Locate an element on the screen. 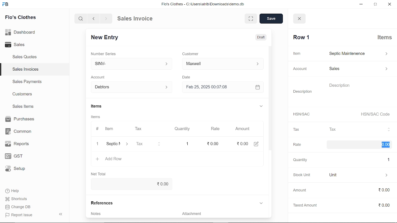 Image resolution: width=397 pixels, height=223 pixels. HSNISAC is located at coordinates (301, 114).